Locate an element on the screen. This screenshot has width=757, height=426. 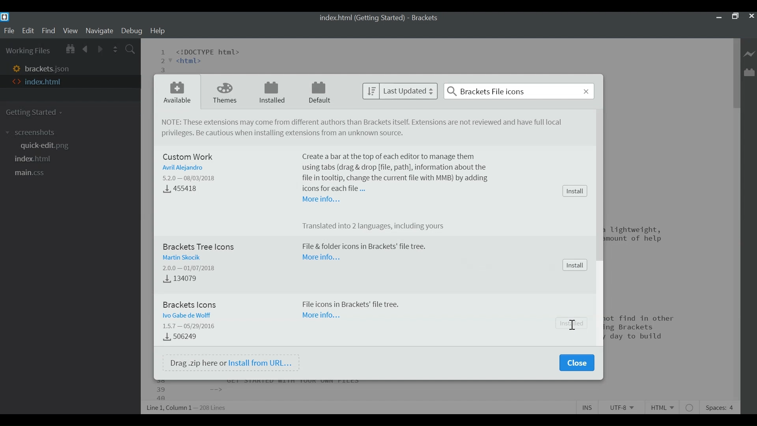
minimize is located at coordinates (718, 17).